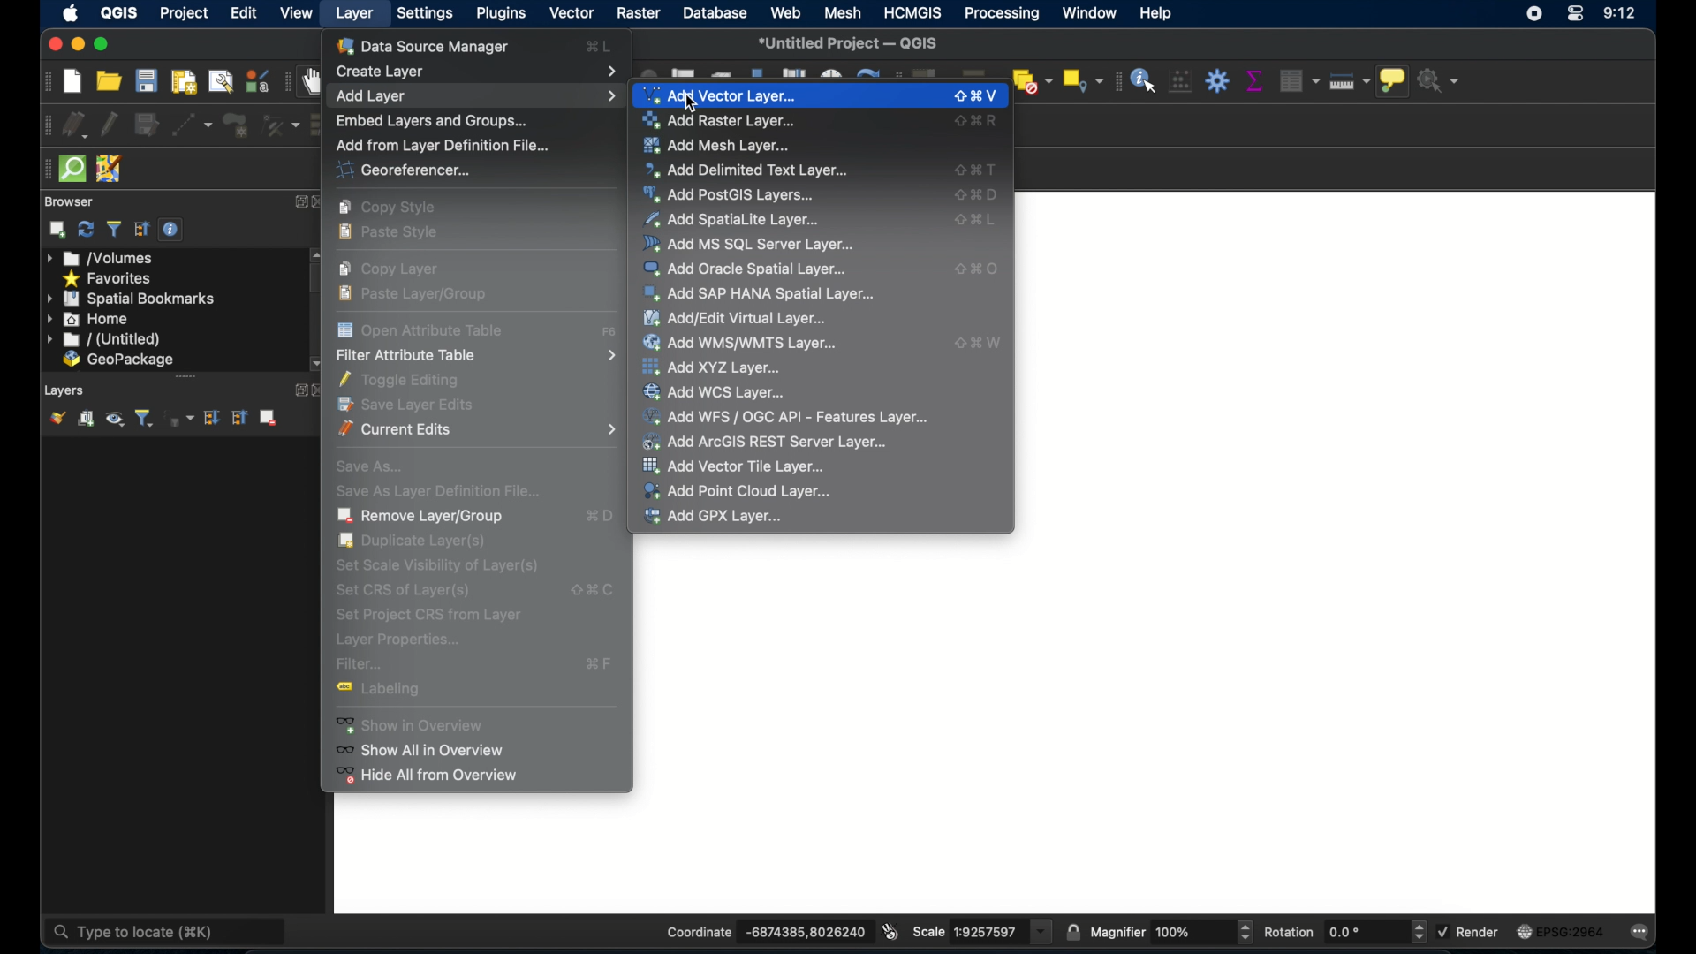 This screenshot has height=954, width=1696. What do you see at coordinates (1445, 80) in the screenshot?
I see `no action selected` at bounding box center [1445, 80].